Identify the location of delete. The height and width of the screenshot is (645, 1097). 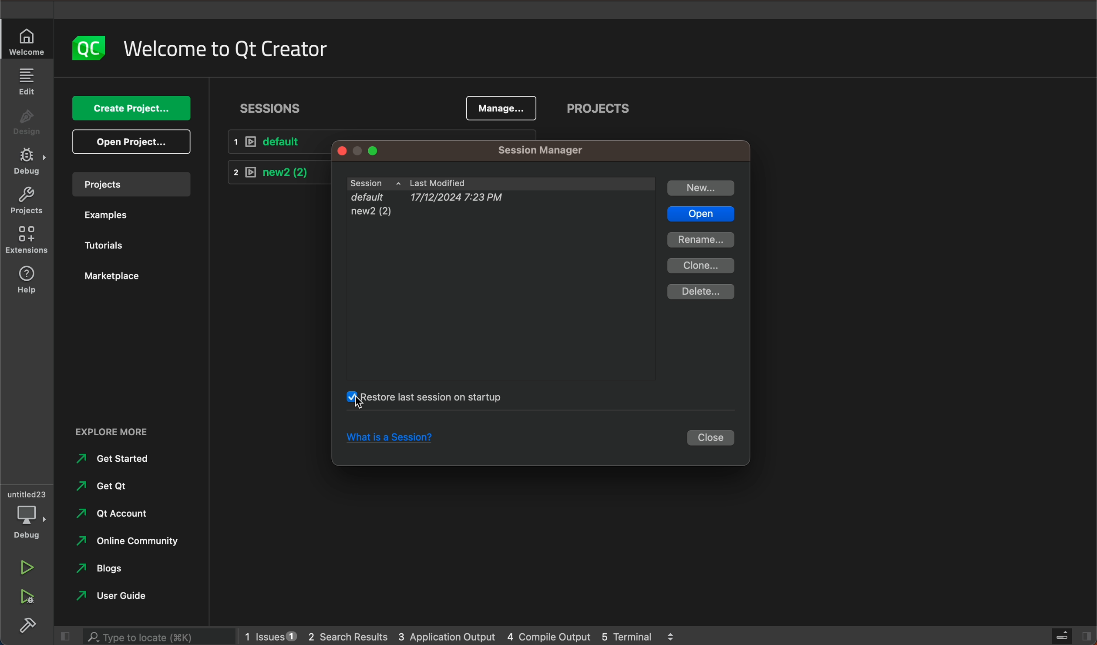
(700, 290).